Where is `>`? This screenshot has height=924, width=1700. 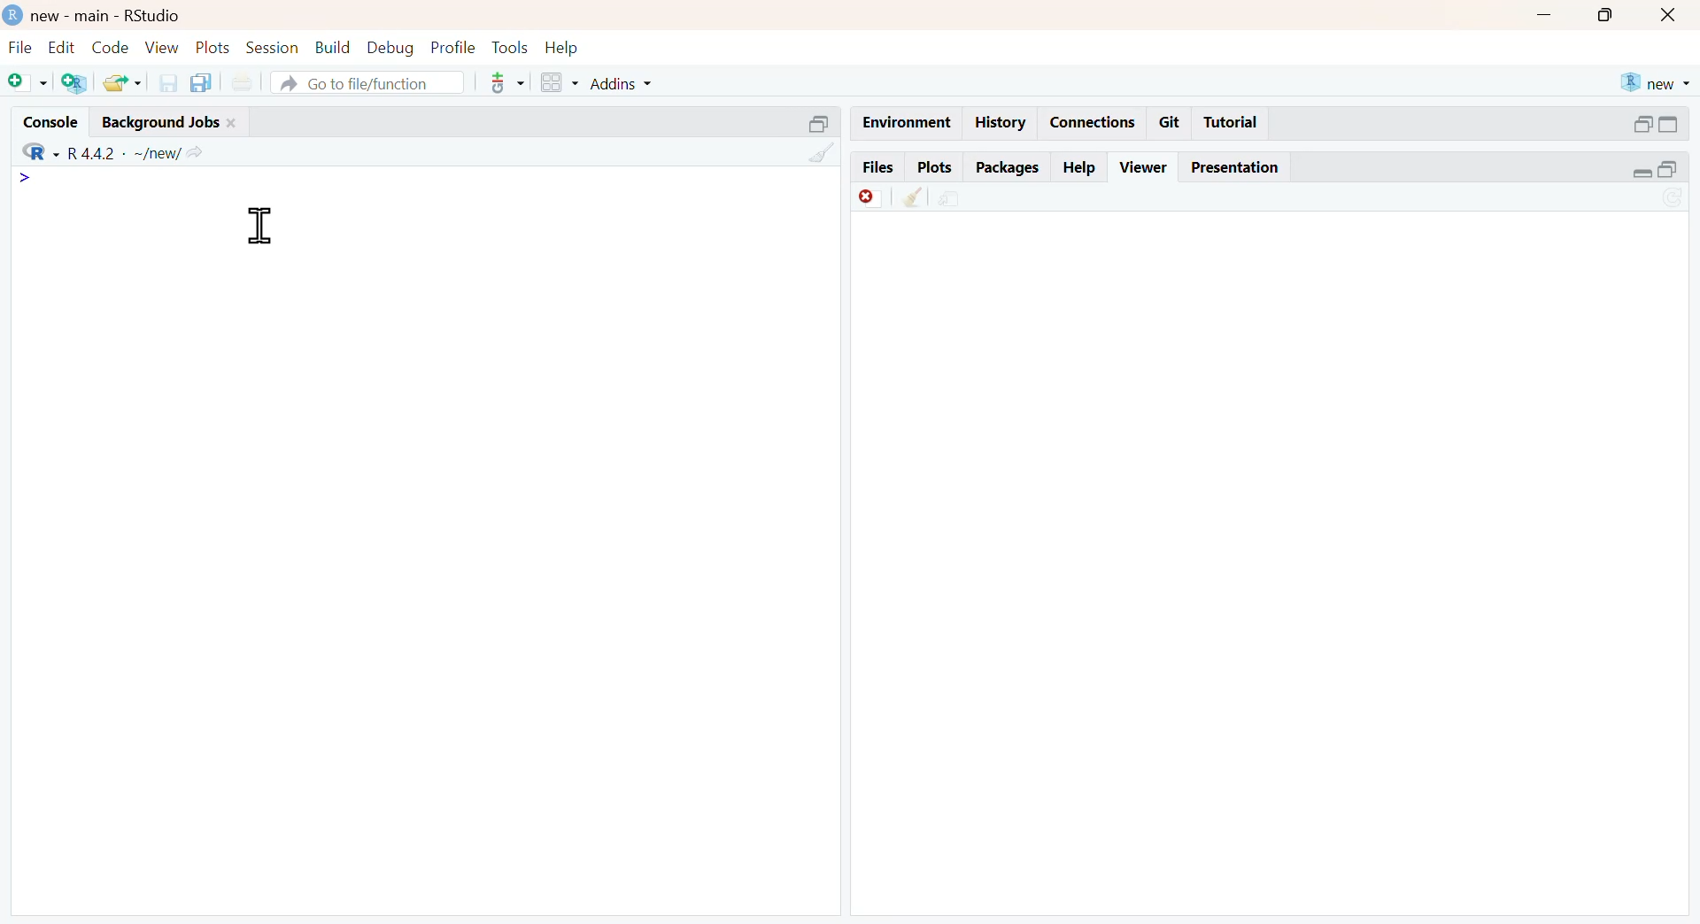
> is located at coordinates (26, 178).